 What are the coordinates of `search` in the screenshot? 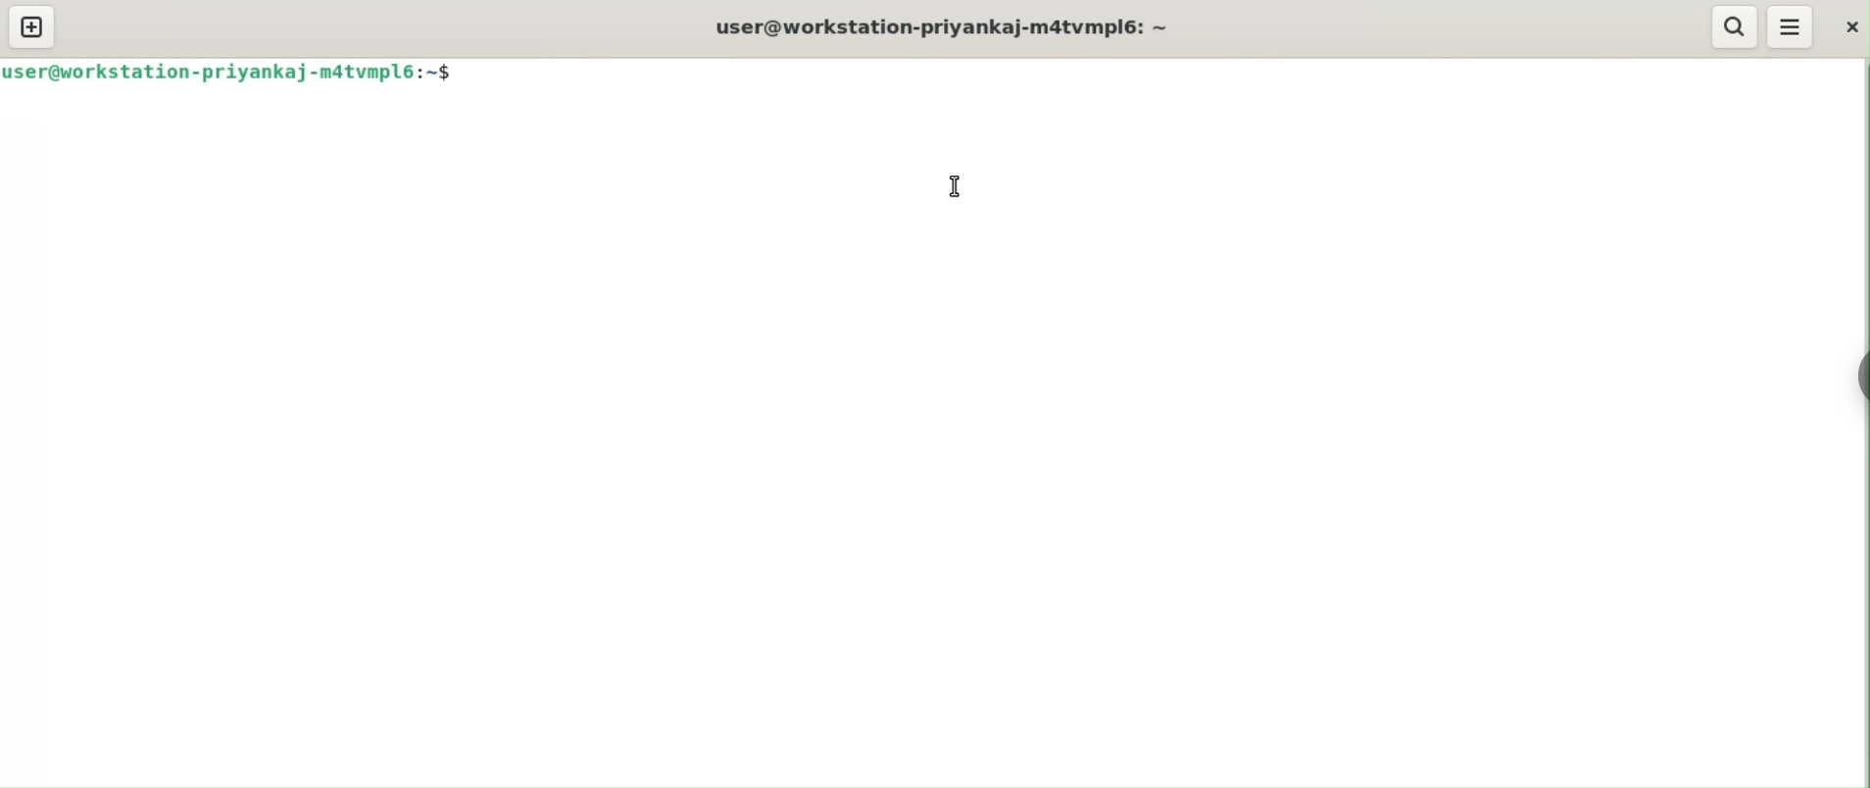 It's located at (1734, 25).